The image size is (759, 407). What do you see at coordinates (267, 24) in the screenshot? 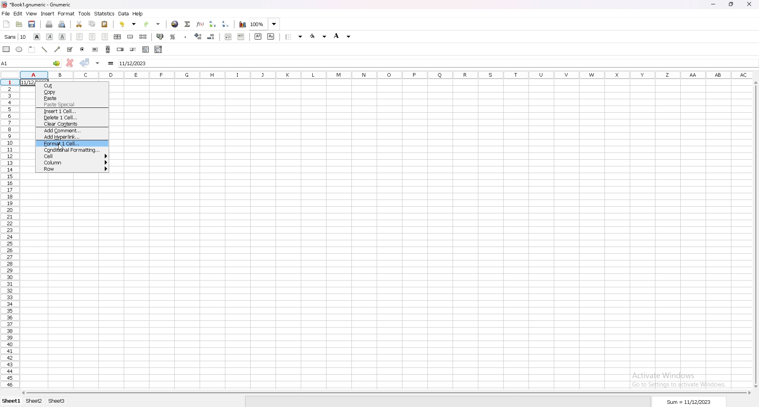
I see `zoom` at bounding box center [267, 24].